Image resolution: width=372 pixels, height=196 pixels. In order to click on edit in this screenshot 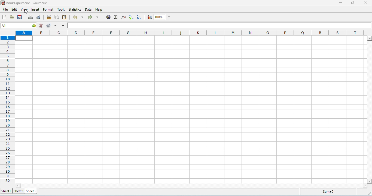, I will do `click(14, 10)`.